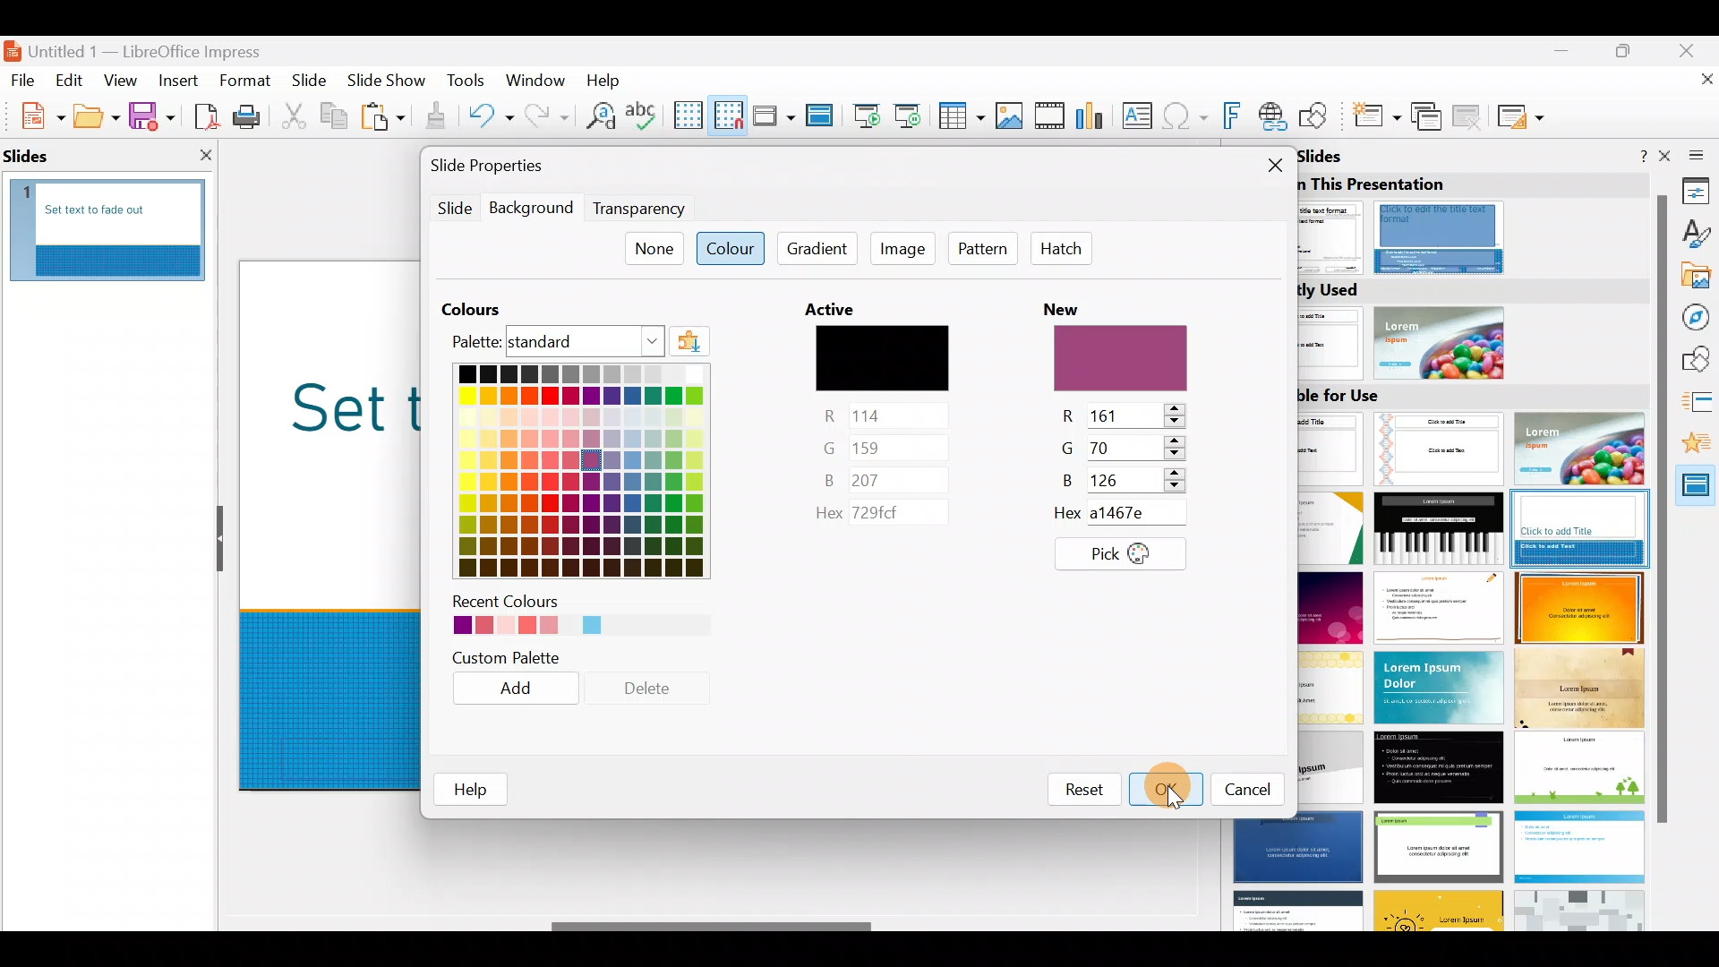 The height and width of the screenshot is (967, 1719). I want to click on Animation, so click(1698, 448).